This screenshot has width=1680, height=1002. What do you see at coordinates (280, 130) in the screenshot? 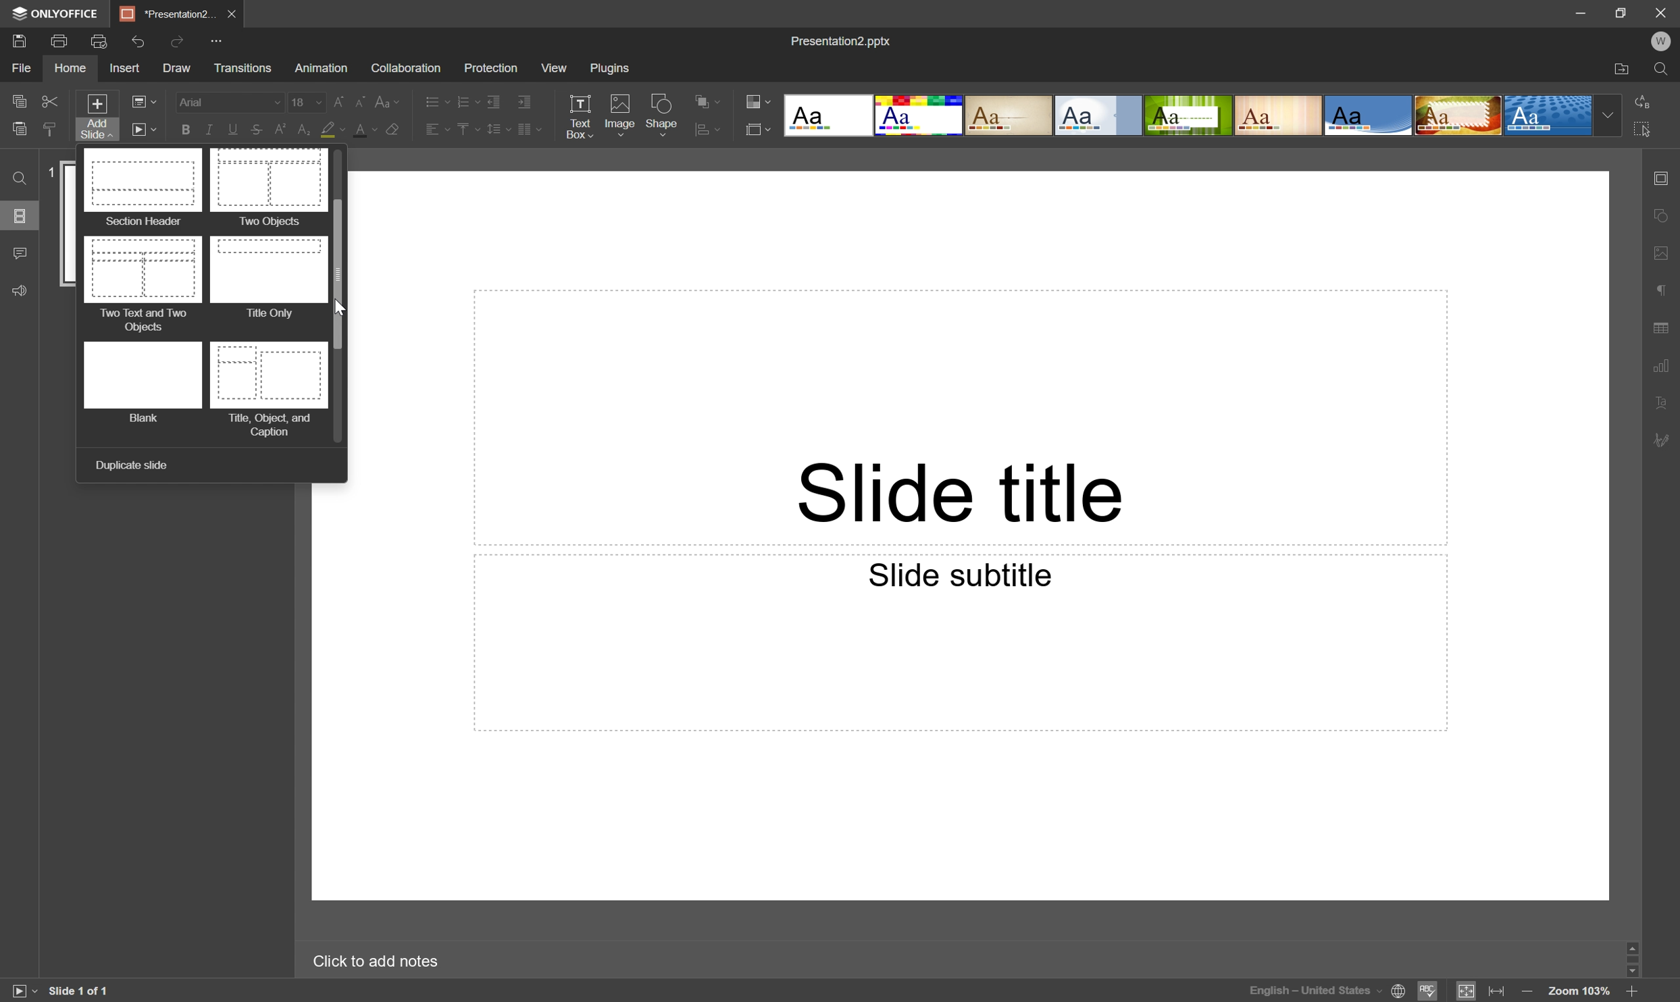
I see `Superscript` at bounding box center [280, 130].